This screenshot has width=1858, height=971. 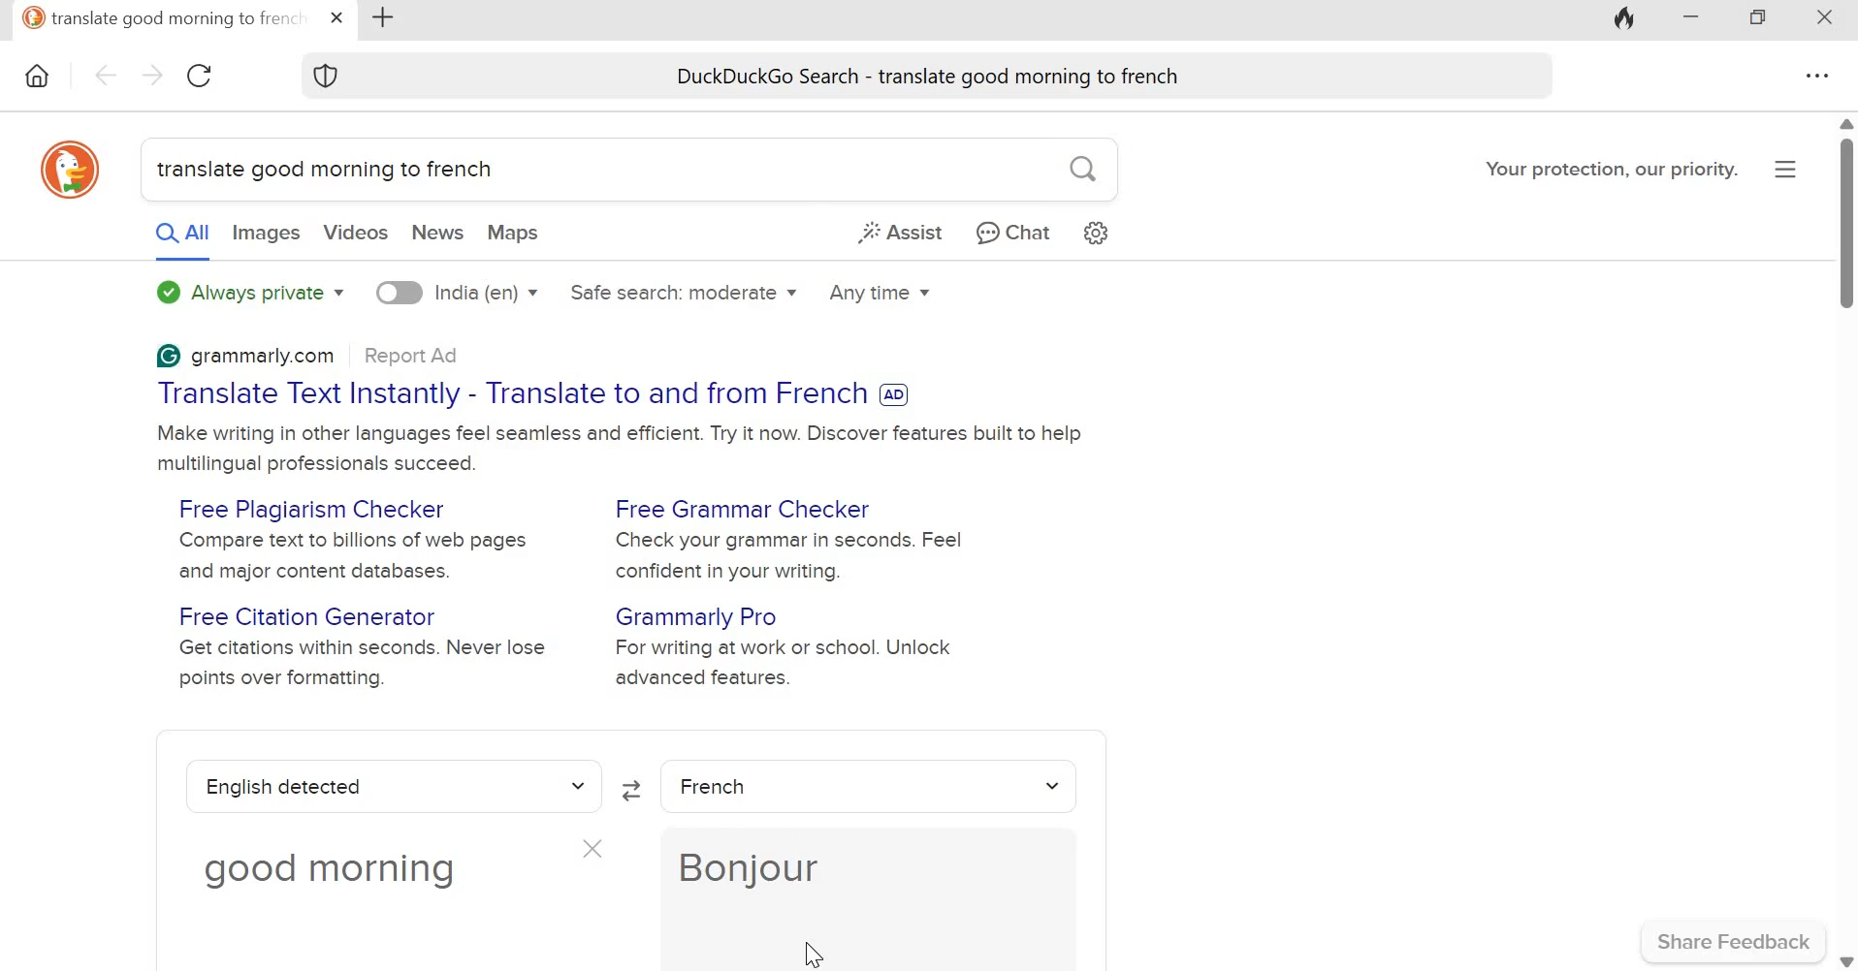 I want to click on Go back one page, so click(x=101, y=78).